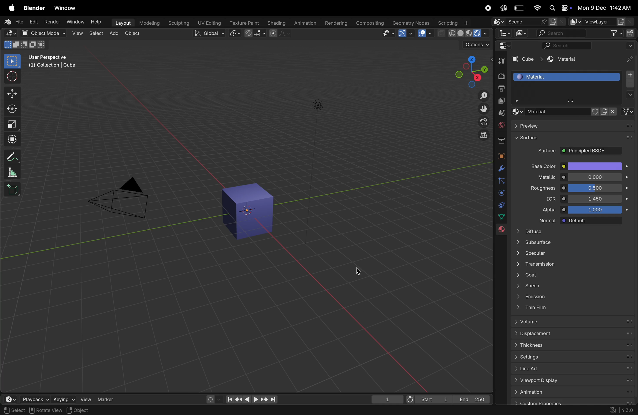 This screenshot has width=638, height=415. I want to click on record, so click(486, 8).